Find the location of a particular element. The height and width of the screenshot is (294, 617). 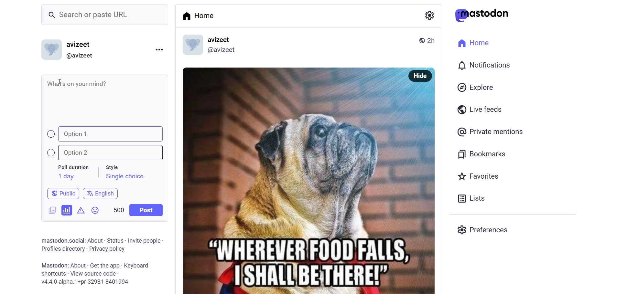

mastodon is located at coordinates (482, 15).